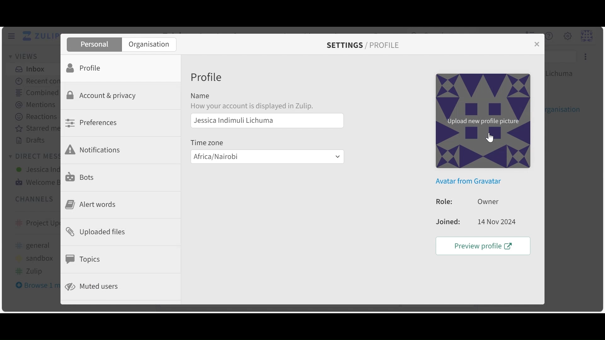  I want to click on Preferences, so click(90, 122).